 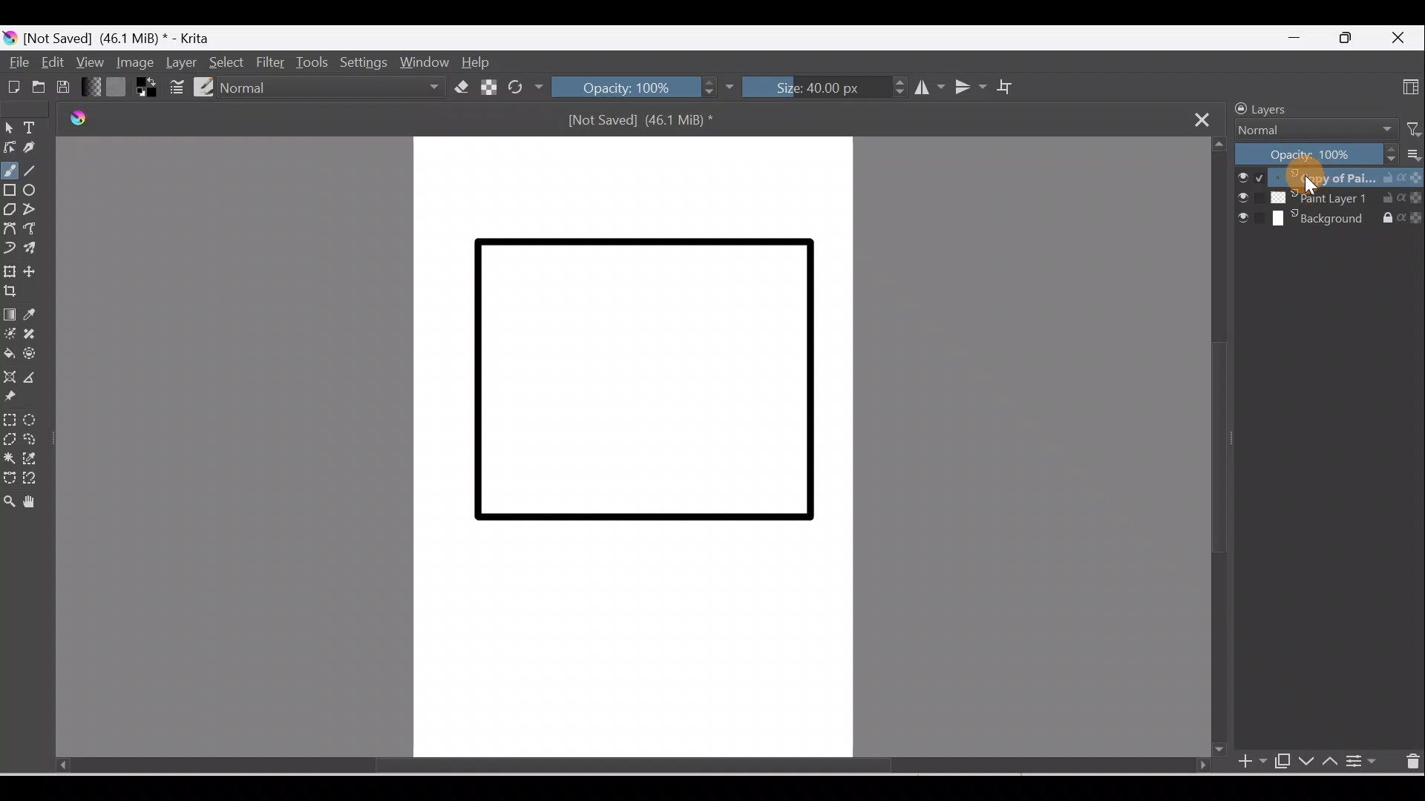 What do you see at coordinates (182, 62) in the screenshot?
I see `Layer` at bounding box center [182, 62].